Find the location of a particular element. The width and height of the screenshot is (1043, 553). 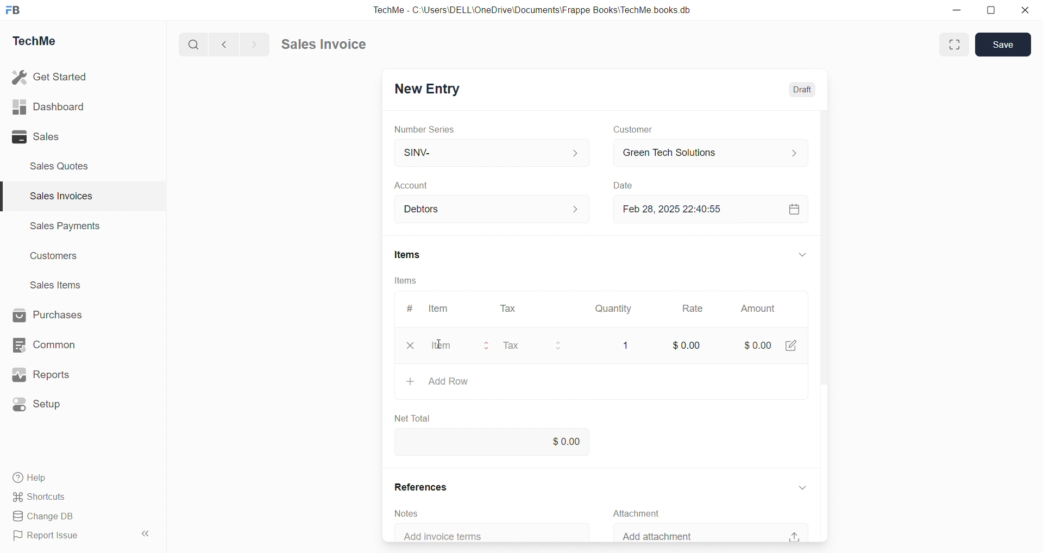

Quantity is located at coordinates (613, 309).